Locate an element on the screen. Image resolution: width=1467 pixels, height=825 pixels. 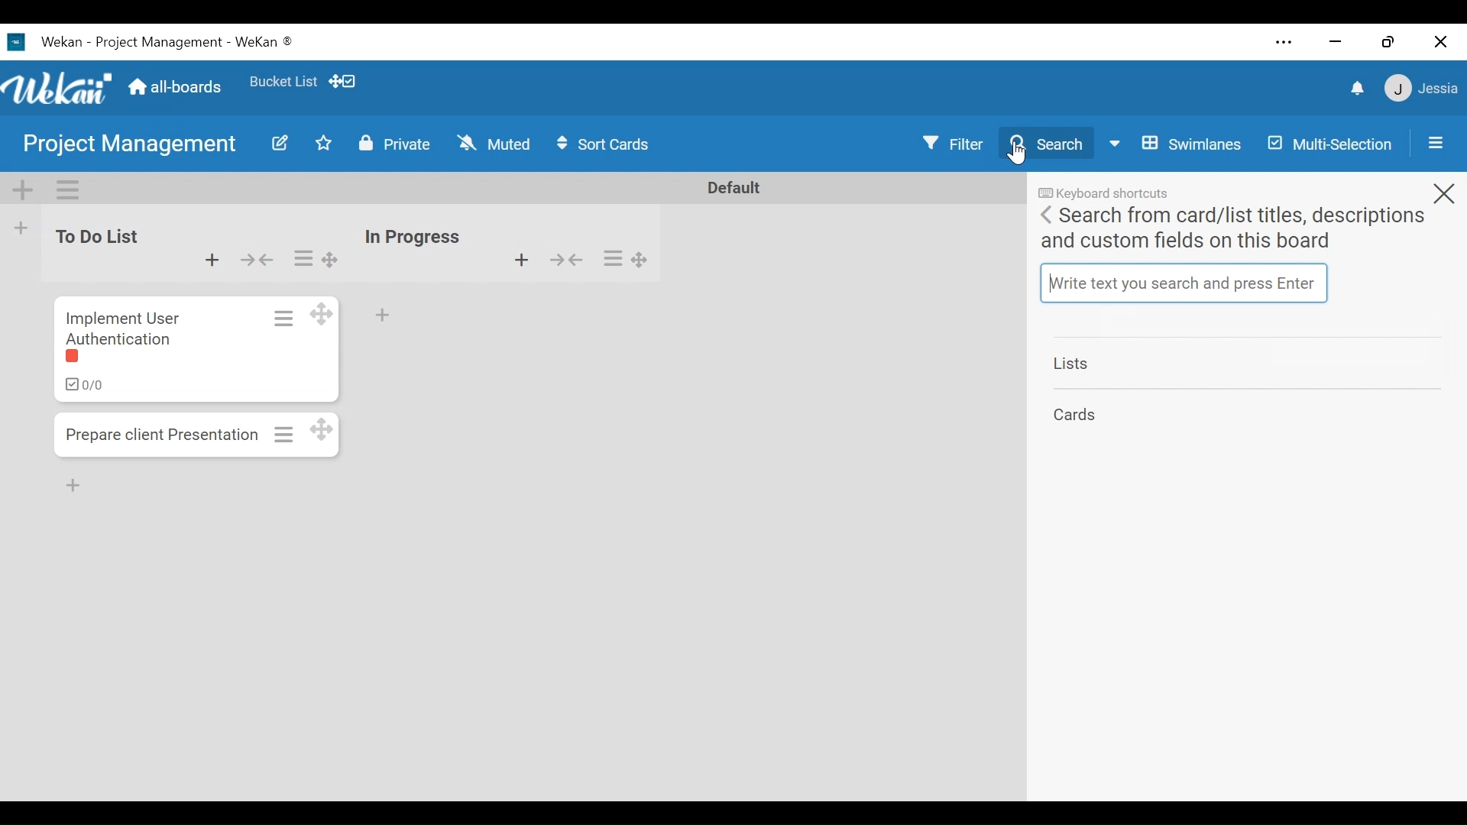
Close is located at coordinates (1439, 43).